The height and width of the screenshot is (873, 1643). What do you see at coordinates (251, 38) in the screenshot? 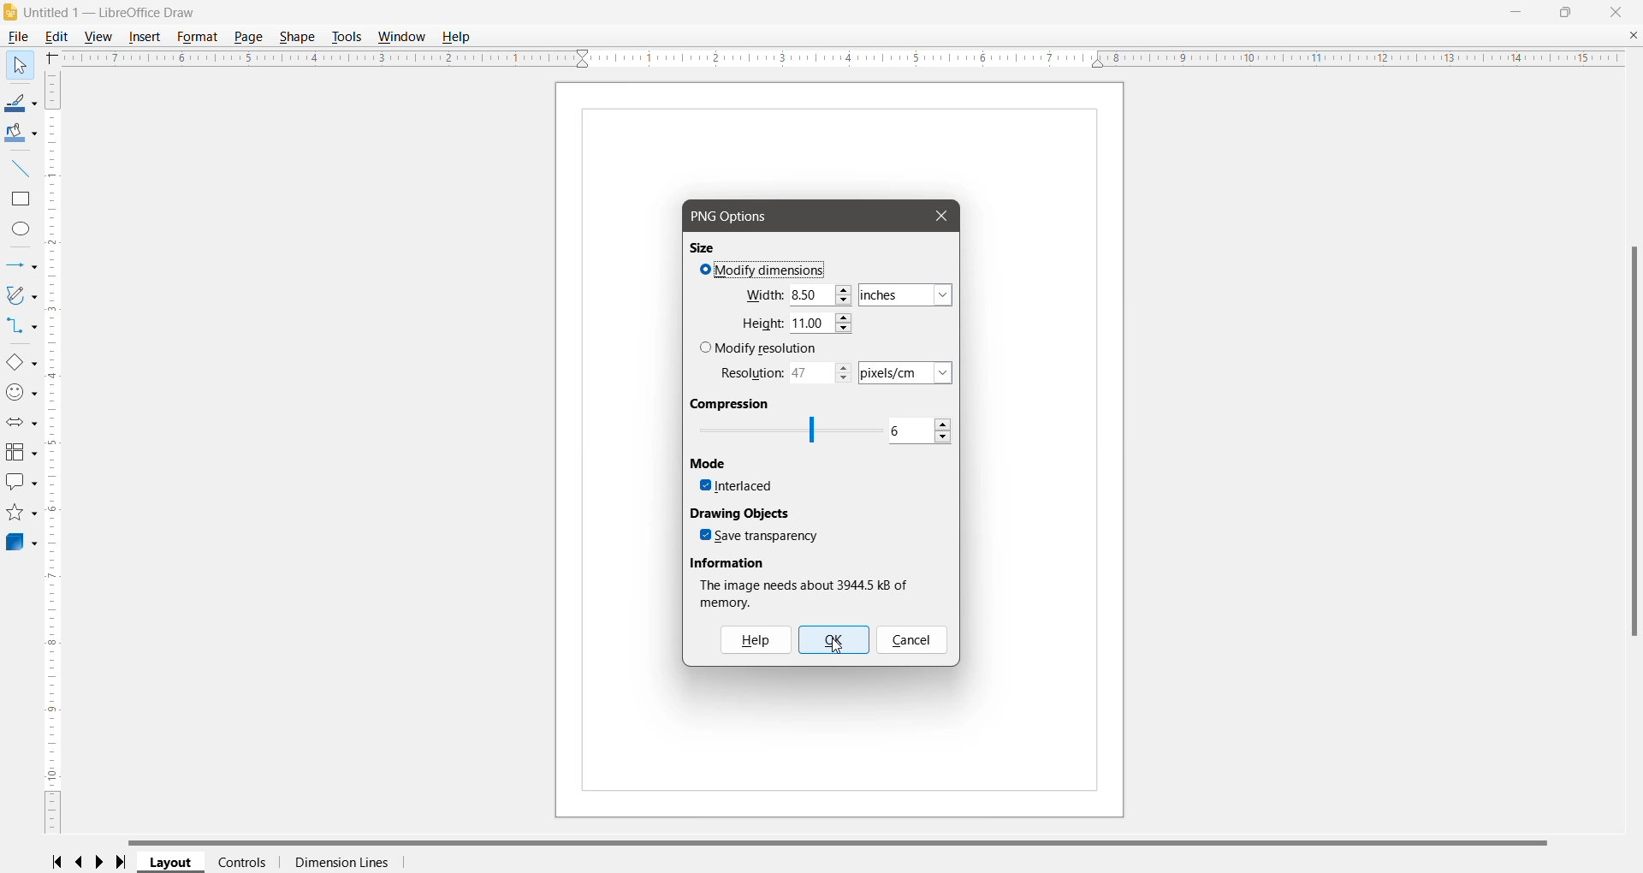
I see `Page` at bounding box center [251, 38].